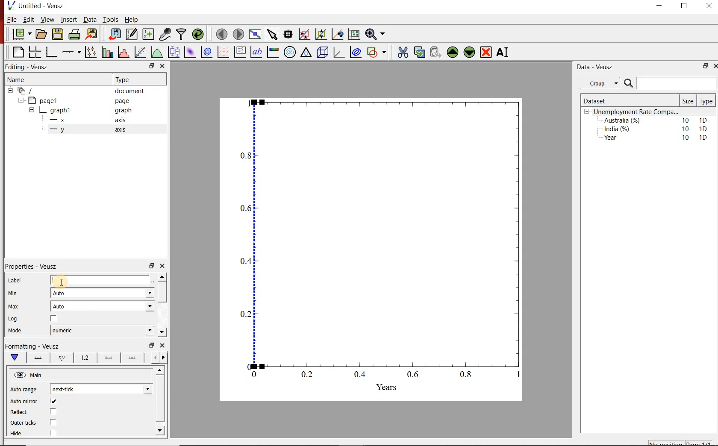 The width and height of the screenshot is (718, 446). What do you see at coordinates (163, 266) in the screenshot?
I see `close` at bounding box center [163, 266].